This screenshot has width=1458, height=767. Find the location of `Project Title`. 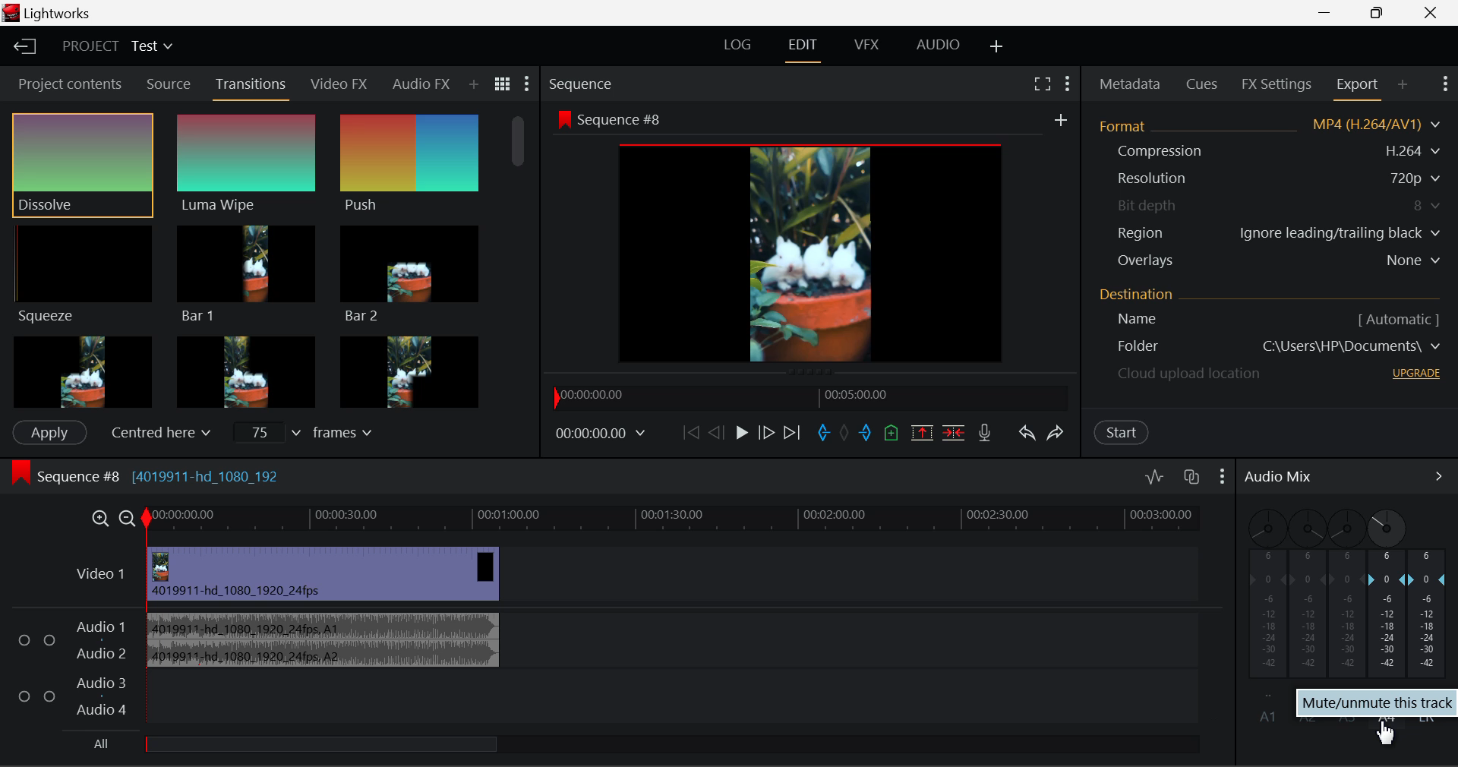

Project Title is located at coordinates (115, 45).